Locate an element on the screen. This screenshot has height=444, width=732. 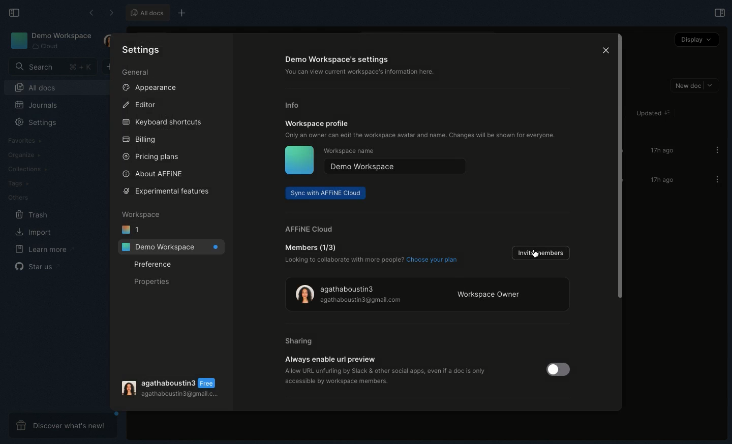
Keyboard shortcuts is located at coordinates (162, 120).